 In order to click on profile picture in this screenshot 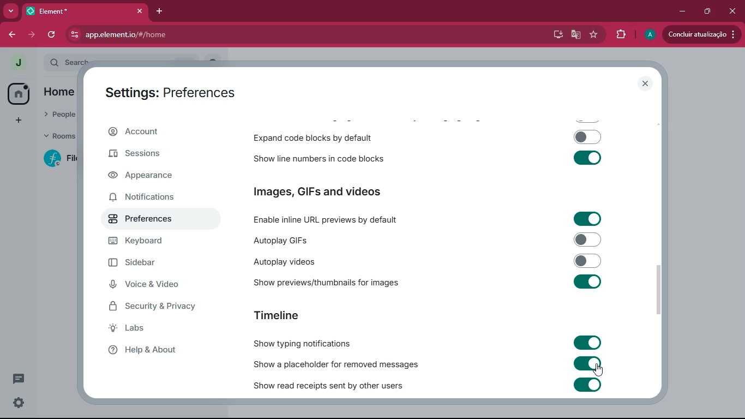, I will do `click(650, 35)`.